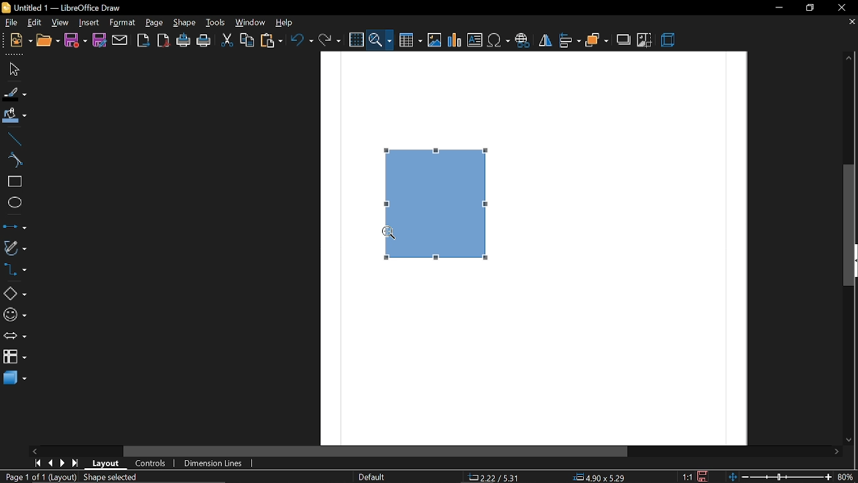 The width and height of the screenshot is (858, 483). What do you see at coordinates (39, 464) in the screenshot?
I see `go to first page` at bounding box center [39, 464].